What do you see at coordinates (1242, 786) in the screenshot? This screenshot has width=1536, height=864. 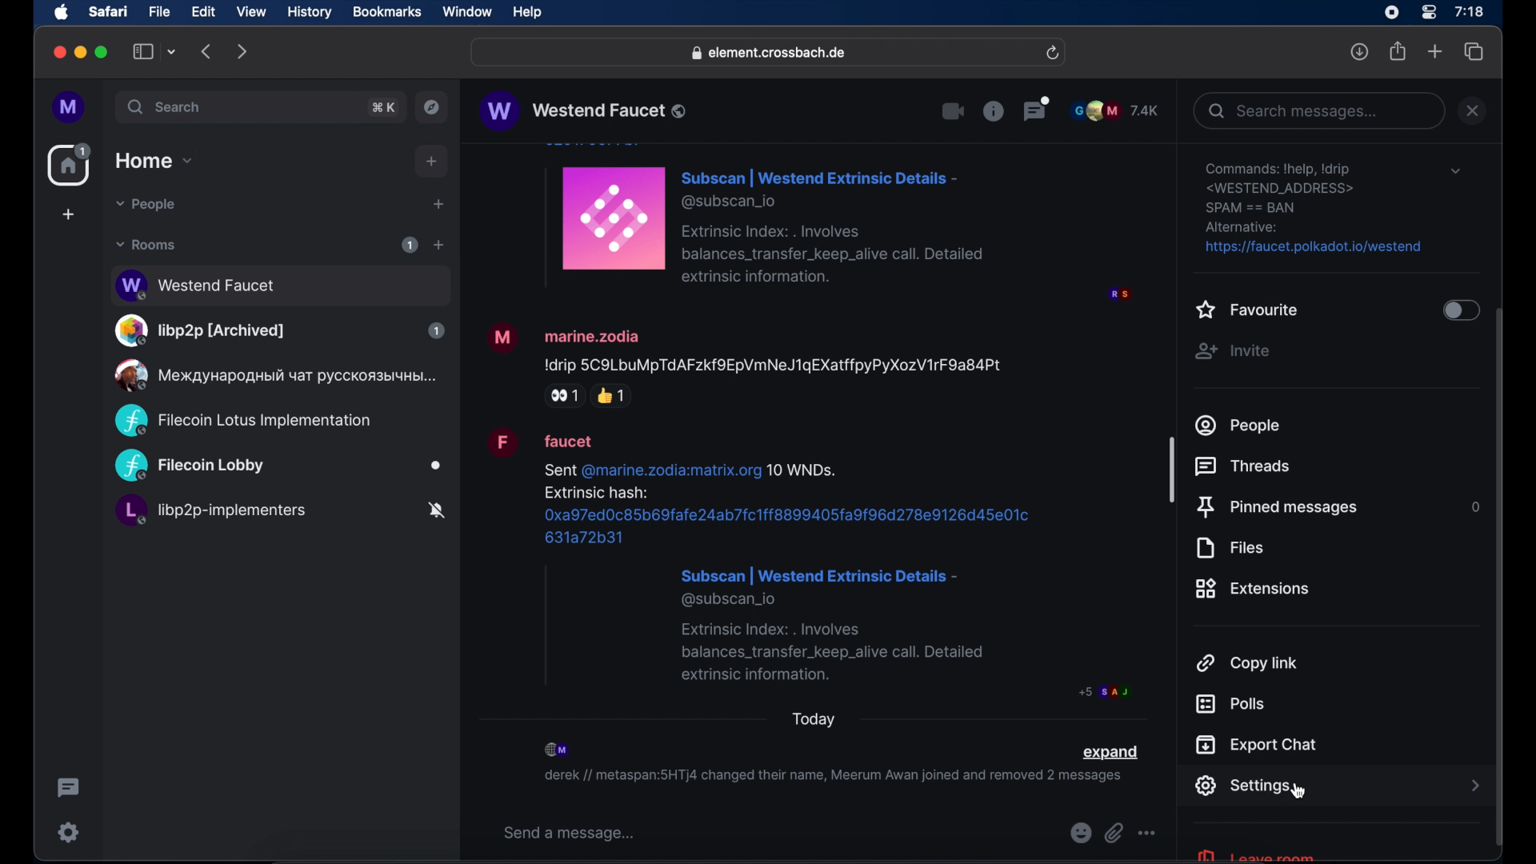 I see `settings` at bounding box center [1242, 786].